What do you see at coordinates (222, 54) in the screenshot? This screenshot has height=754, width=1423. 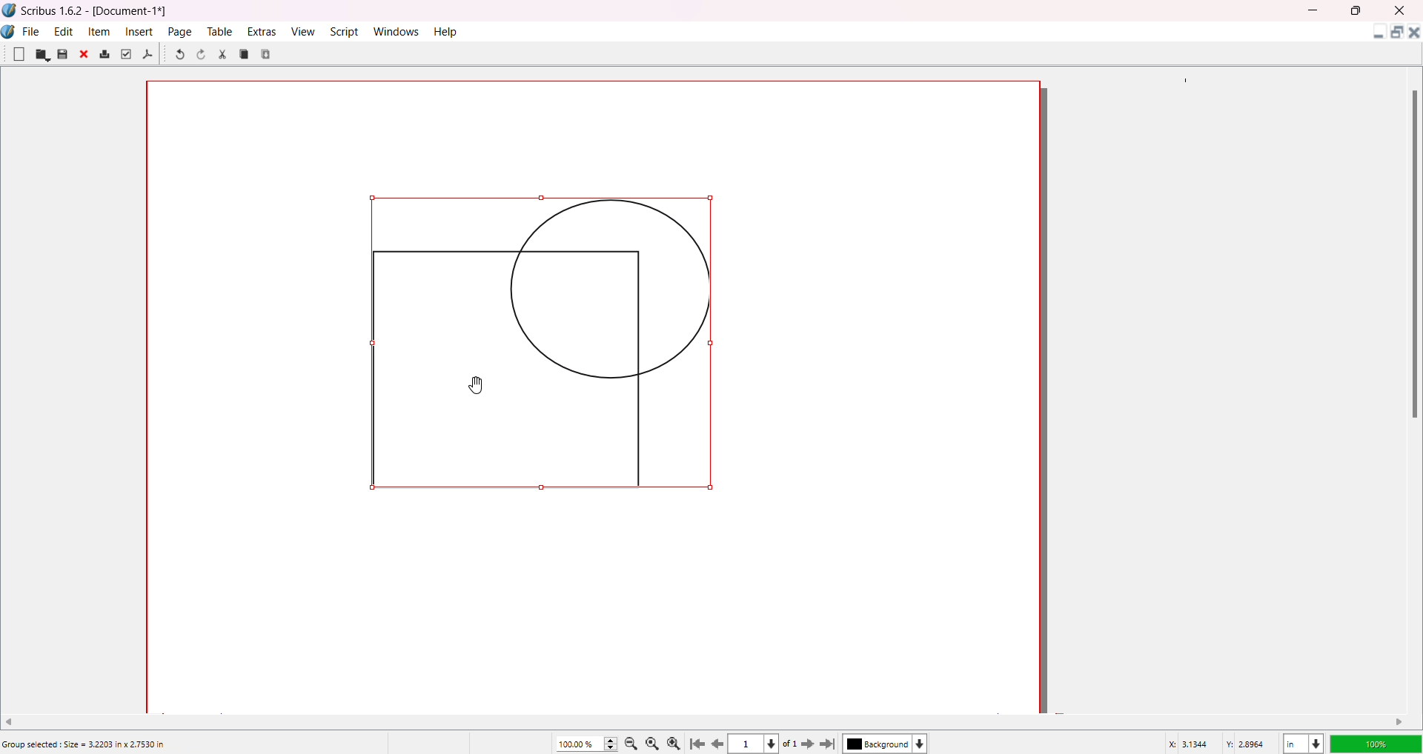 I see `Cut` at bounding box center [222, 54].